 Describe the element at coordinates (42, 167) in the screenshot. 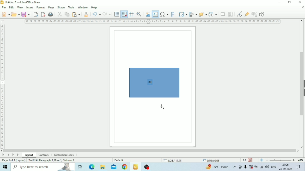

I see `Type here to search` at that location.